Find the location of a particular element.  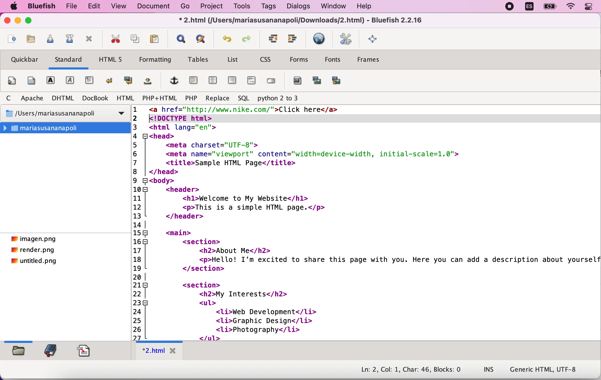

open file is located at coordinates (32, 39).